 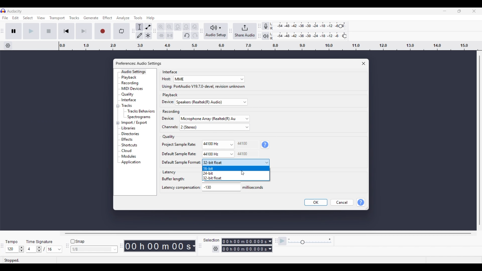 I want to click on Type in latency compensation, so click(x=221, y=187).